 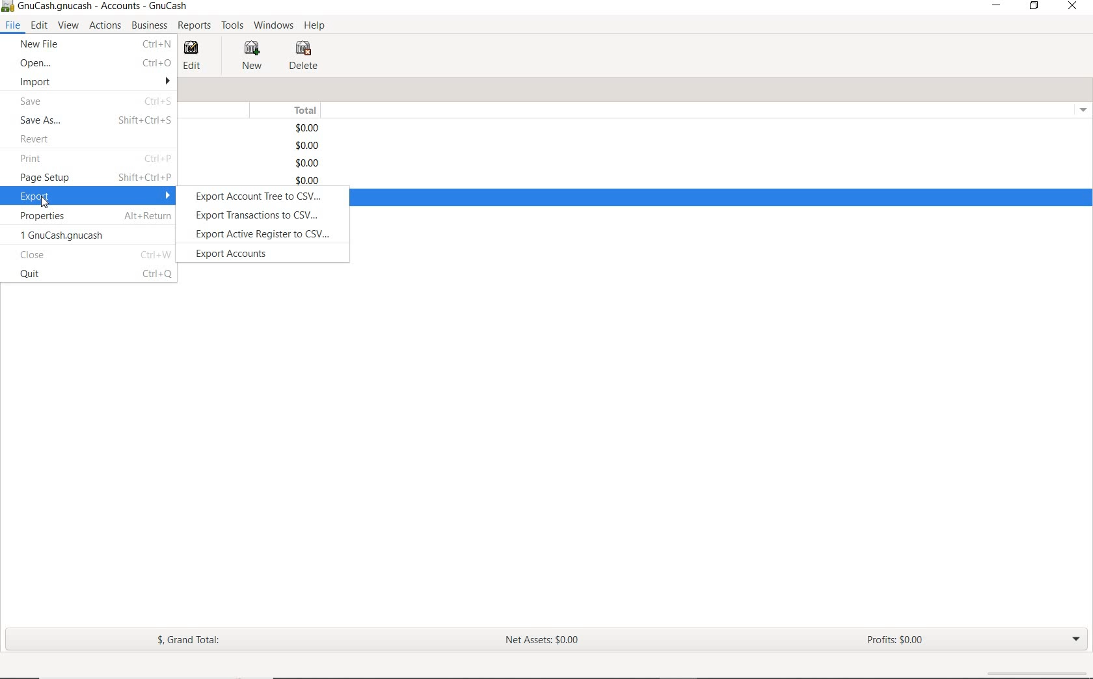 What do you see at coordinates (37, 82) in the screenshot?
I see `IMPORT` at bounding box center [37, 82].